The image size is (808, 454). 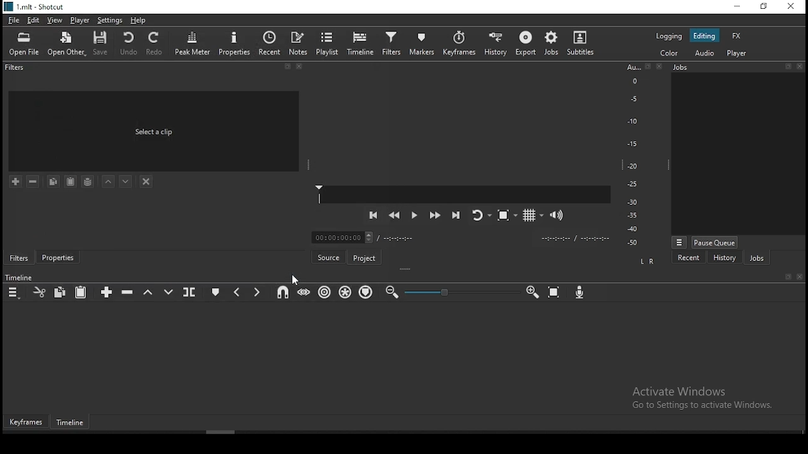 What do you see at coordinates (139, 20) in the screenshot?
I see `help` at bounding box center [139, 20].